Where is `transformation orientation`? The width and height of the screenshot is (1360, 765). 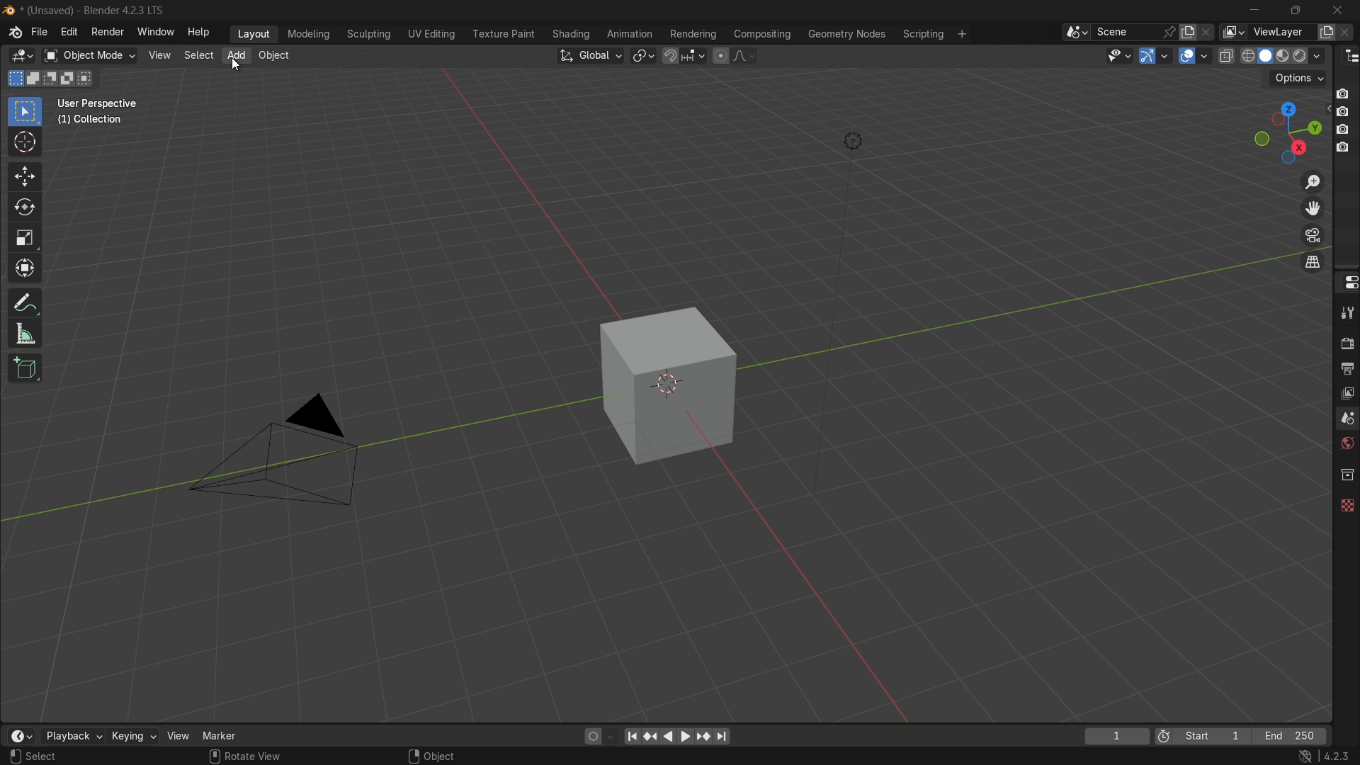
transformation orientation is located at coordinates (590, 55).